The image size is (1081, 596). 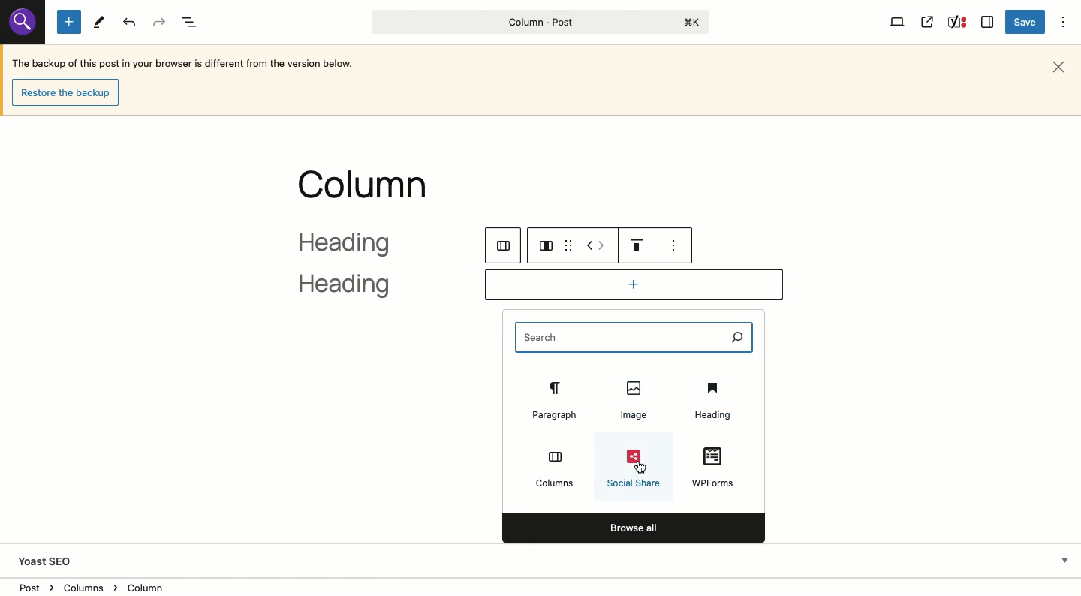 I want to click on Heading, so click(x=716, y=398).